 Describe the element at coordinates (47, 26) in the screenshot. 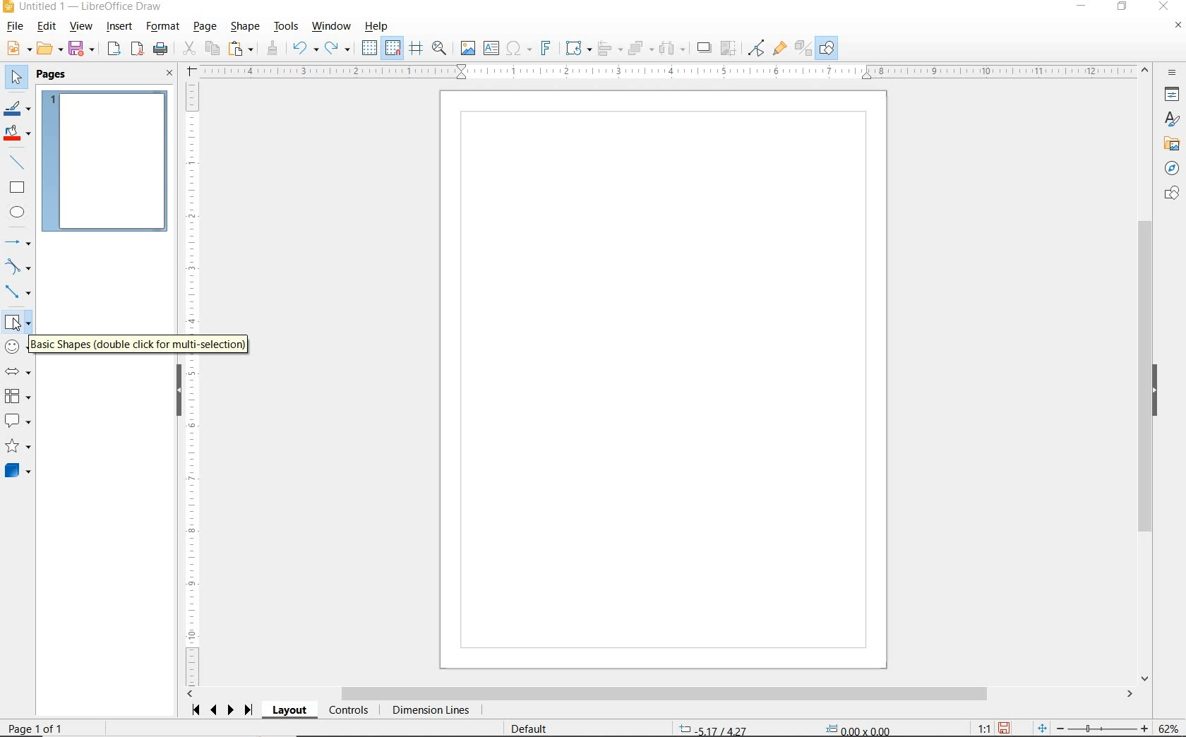

I see `EDIT` at that location.